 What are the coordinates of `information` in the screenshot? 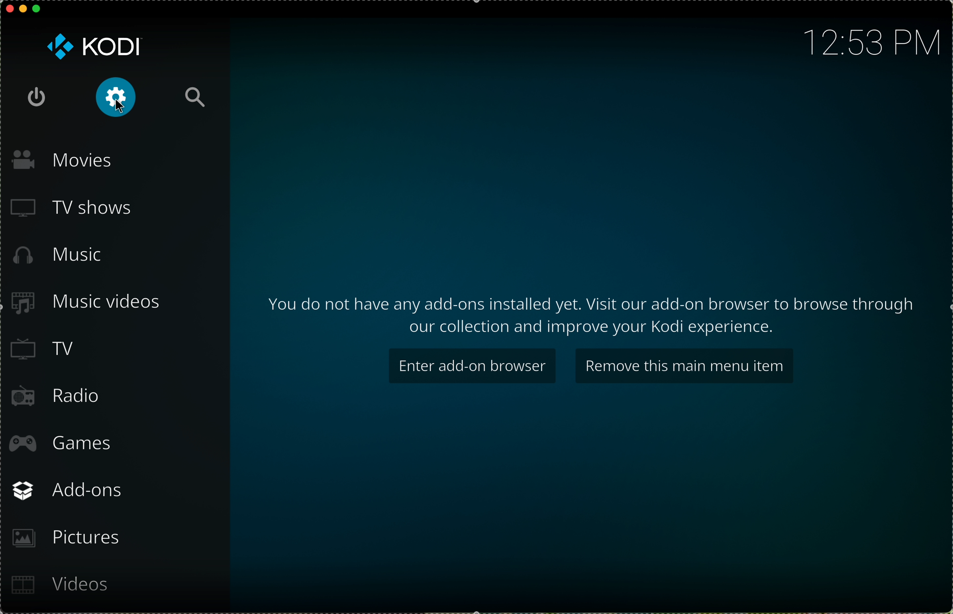 It's located at (593, 315).